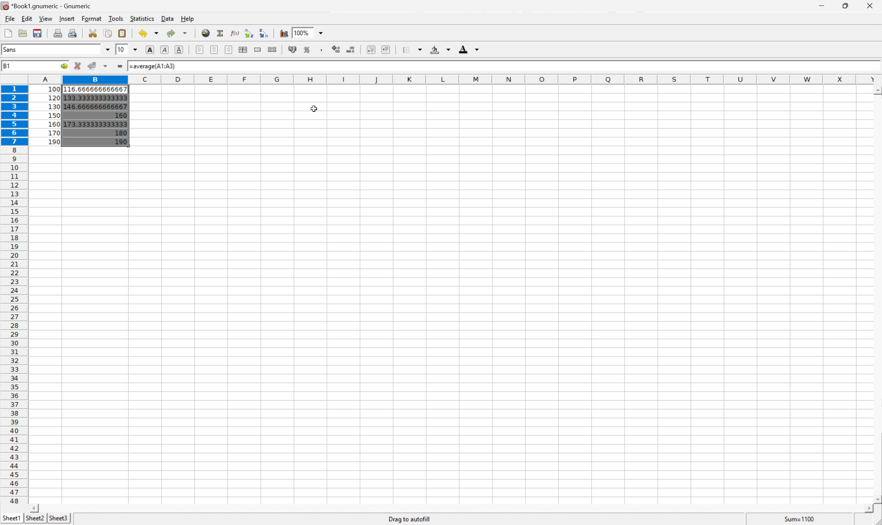  Describe the element at coordinates (151, 51) in the screenshot. I see `Bold` at that location.